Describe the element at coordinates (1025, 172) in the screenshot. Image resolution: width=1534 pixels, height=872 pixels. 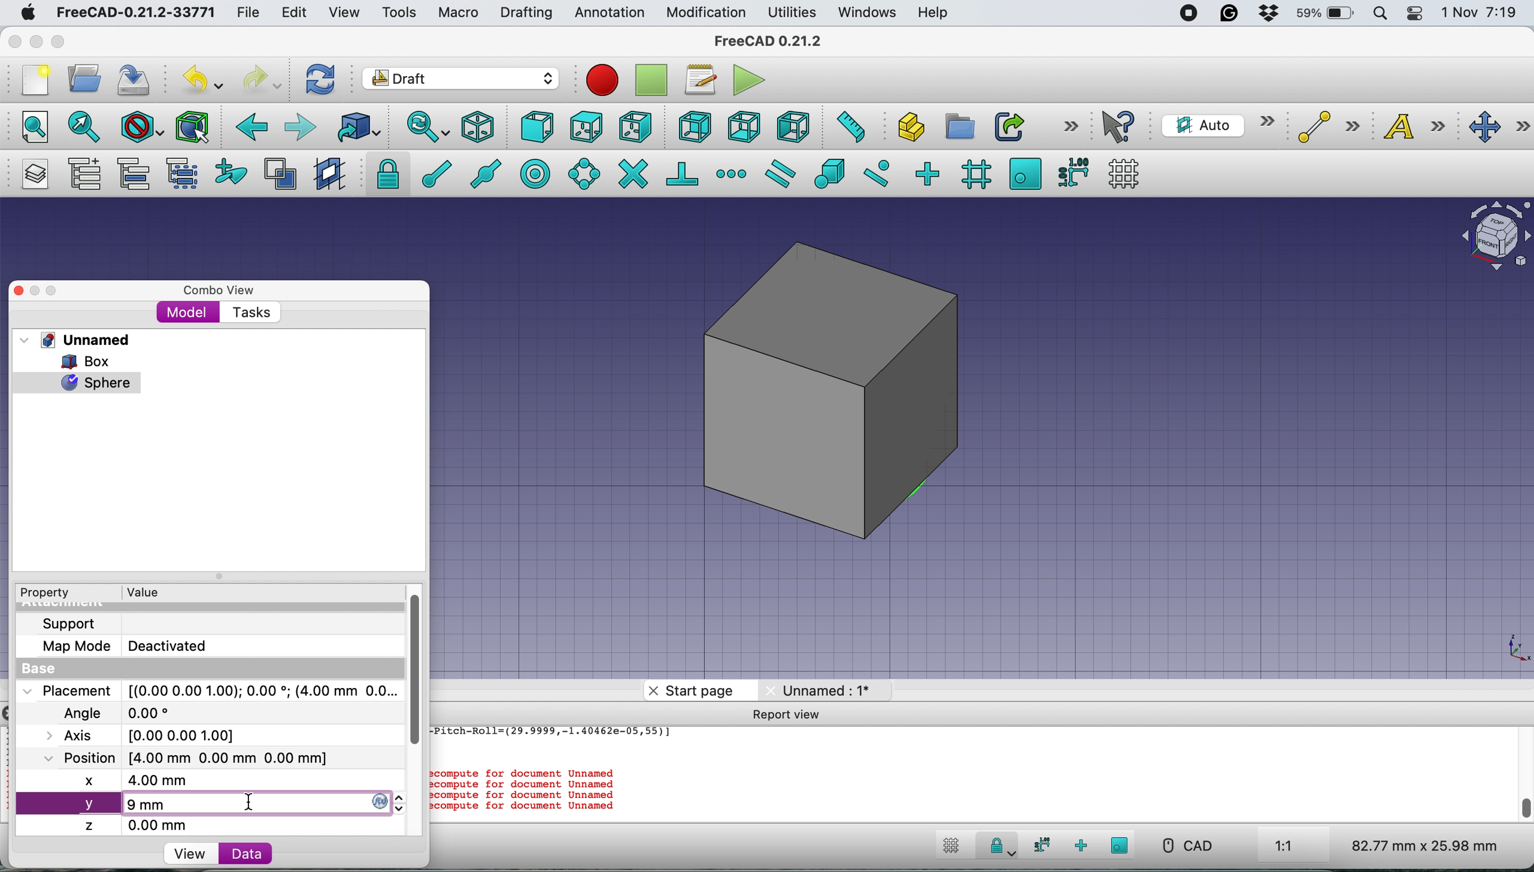
I see `snap working plane` at that location.